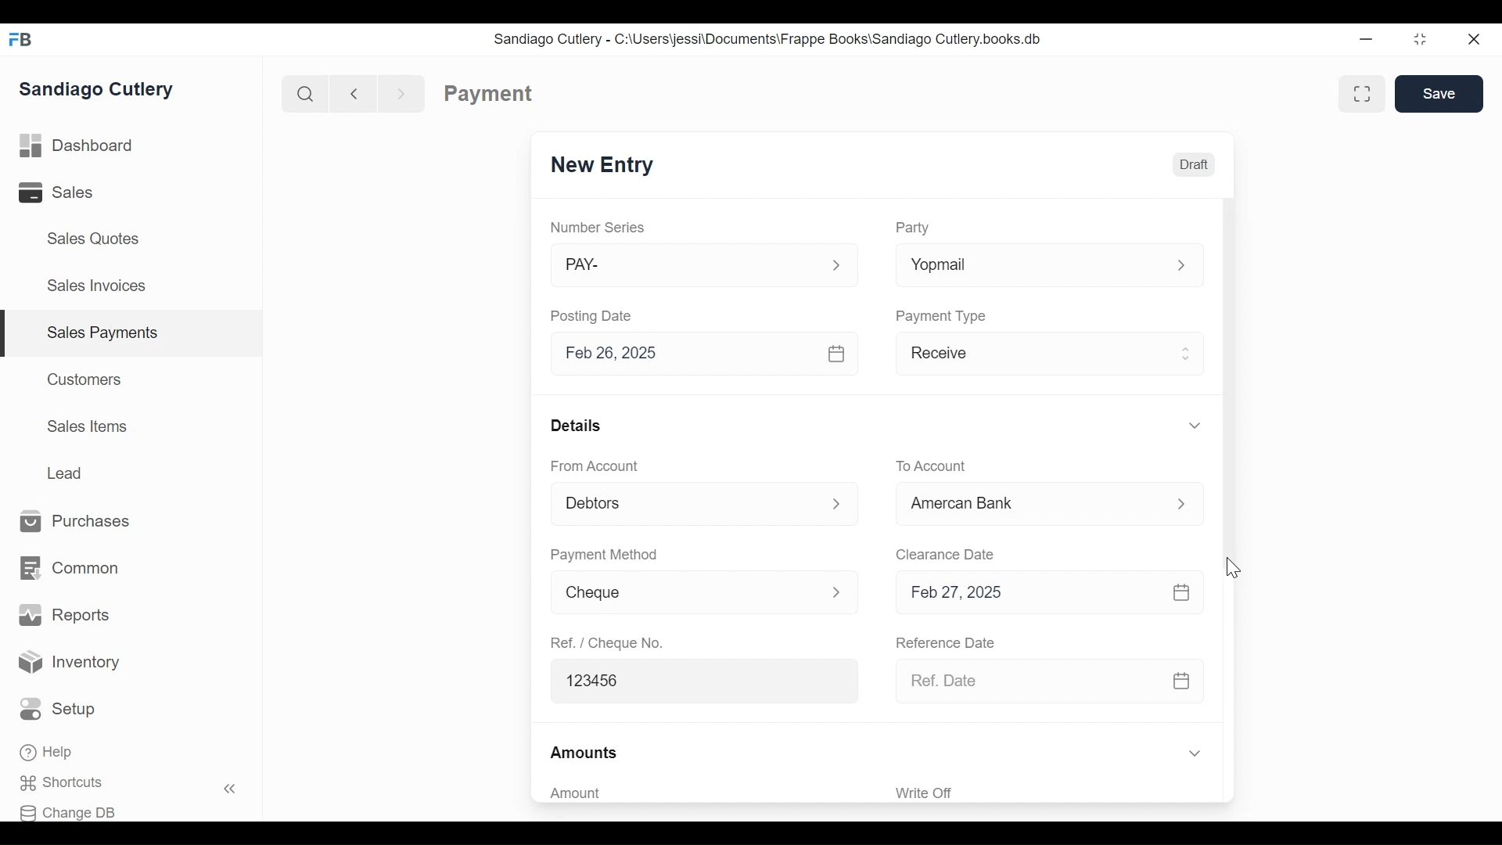  I want to click on Setup, so click(62, 710).